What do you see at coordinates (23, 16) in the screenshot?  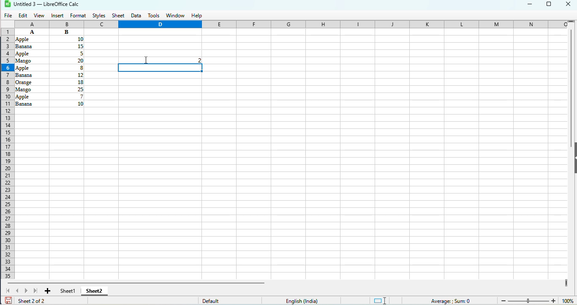 I see `edit` at bounding box center [23, 16].